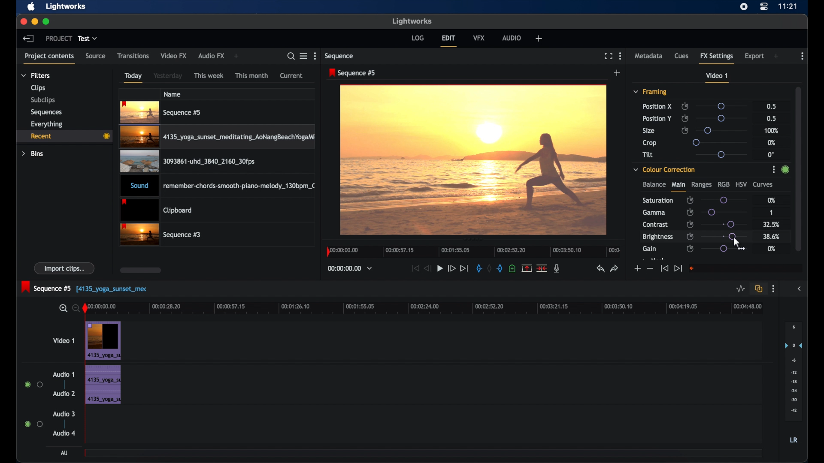 Image resolution: width=824 pixels, height=463 pixels. Describe the element at coordinates (64, 340) in the screenshot. I see `video 1` at that location.